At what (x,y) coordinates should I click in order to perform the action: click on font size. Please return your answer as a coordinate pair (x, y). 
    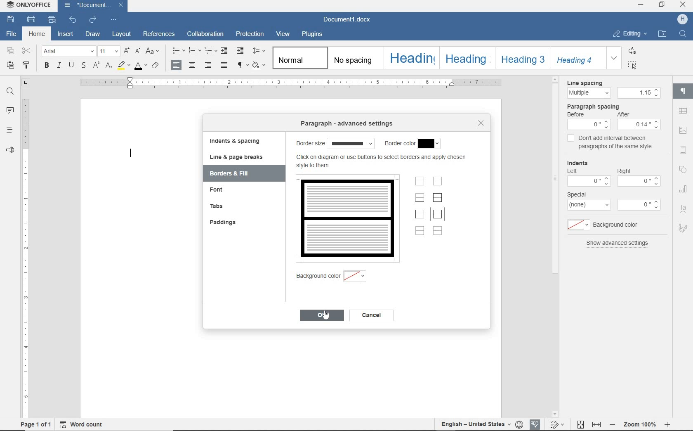
    Looking at the image, I should click on (108, 52).